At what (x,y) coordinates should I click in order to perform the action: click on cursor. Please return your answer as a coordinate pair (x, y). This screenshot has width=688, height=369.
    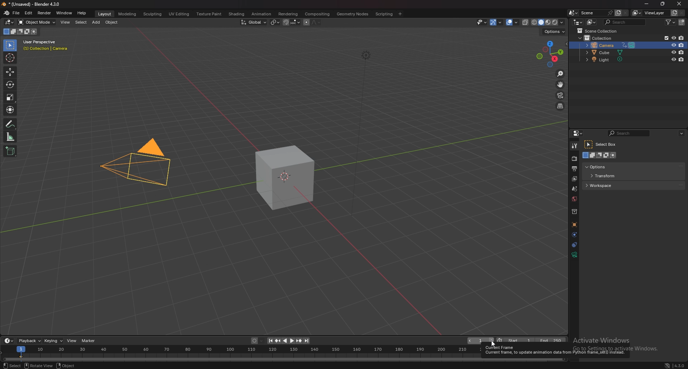
    Looking at the image, I should click on (11, 57).